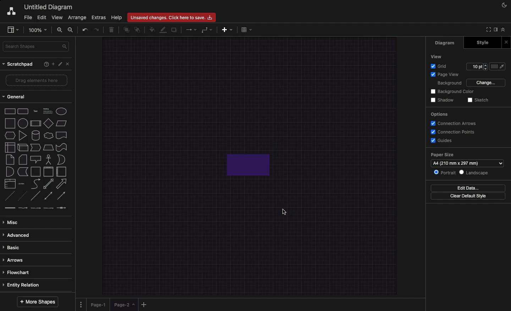 Image resolution: width=511 pixels, height=311 pixels. What do you see at coordinates (45, 65) in the screenshot?
I see `Help` at bounding box center [45, 65].